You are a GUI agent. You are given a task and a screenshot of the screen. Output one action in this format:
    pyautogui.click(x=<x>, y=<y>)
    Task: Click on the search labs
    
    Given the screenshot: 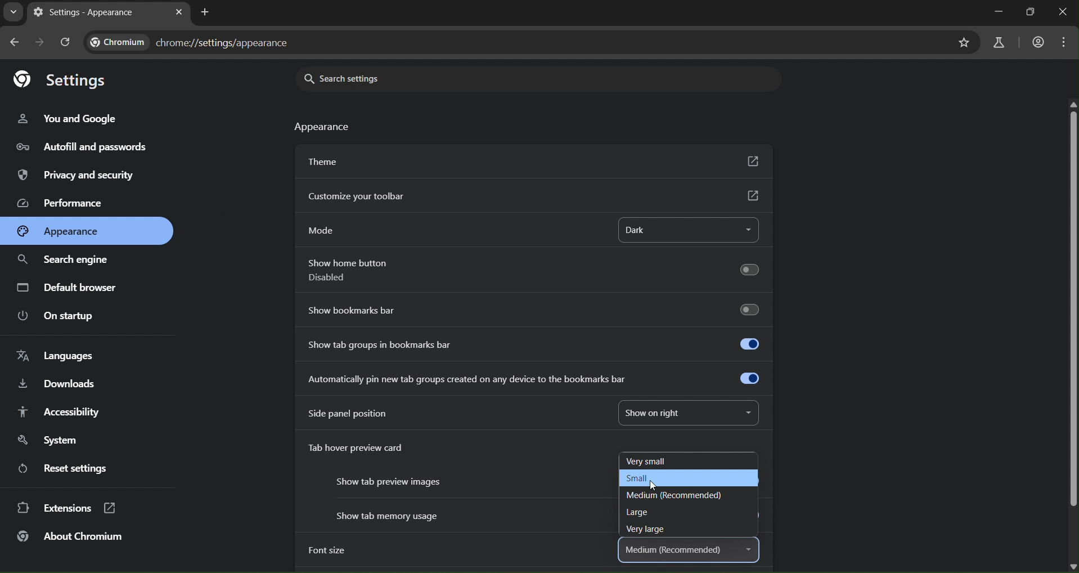 What is the action you would take?
    pyautogui.click(x=995, y=43)
    